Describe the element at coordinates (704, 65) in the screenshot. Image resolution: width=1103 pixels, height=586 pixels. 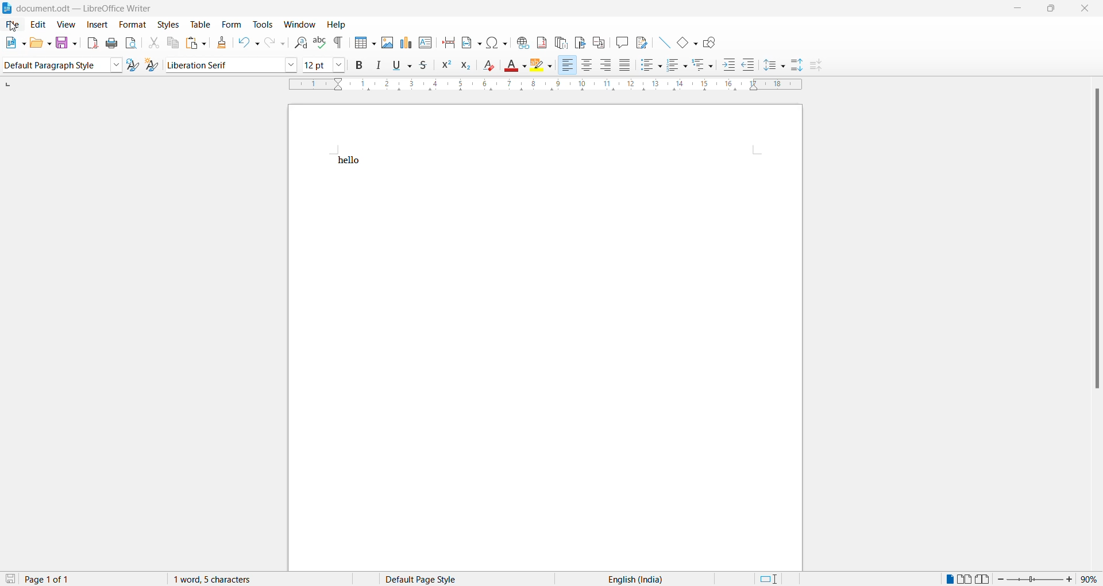
I see `Outline format` at that location.